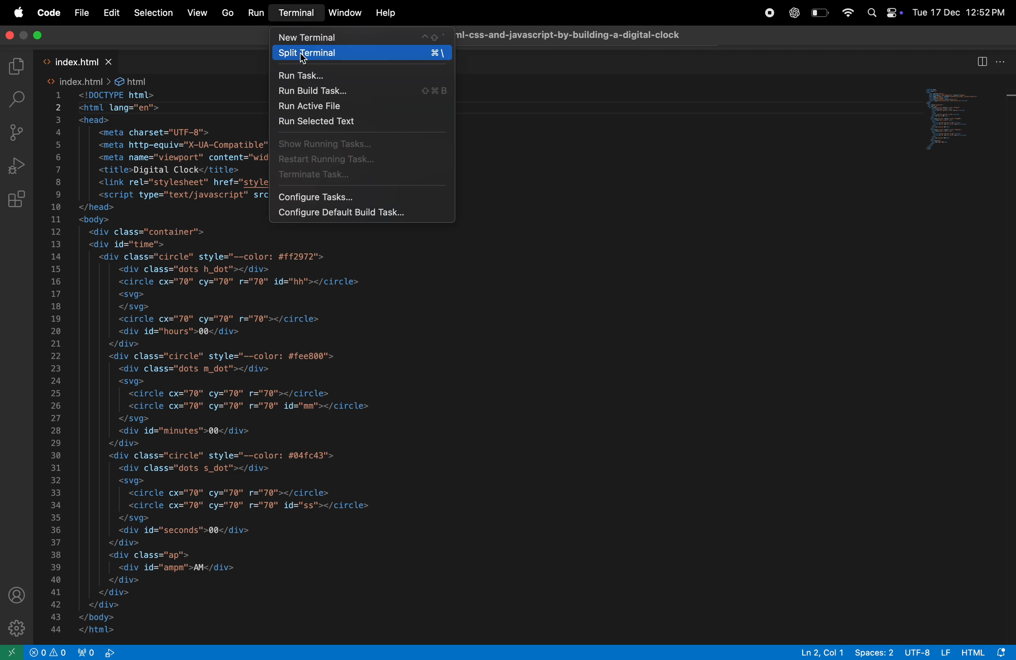 The image size is (1016, 660). What do you see at coordinates (18, 592) in the screenshot?
I see `profile` at bounding box center [18, 592].